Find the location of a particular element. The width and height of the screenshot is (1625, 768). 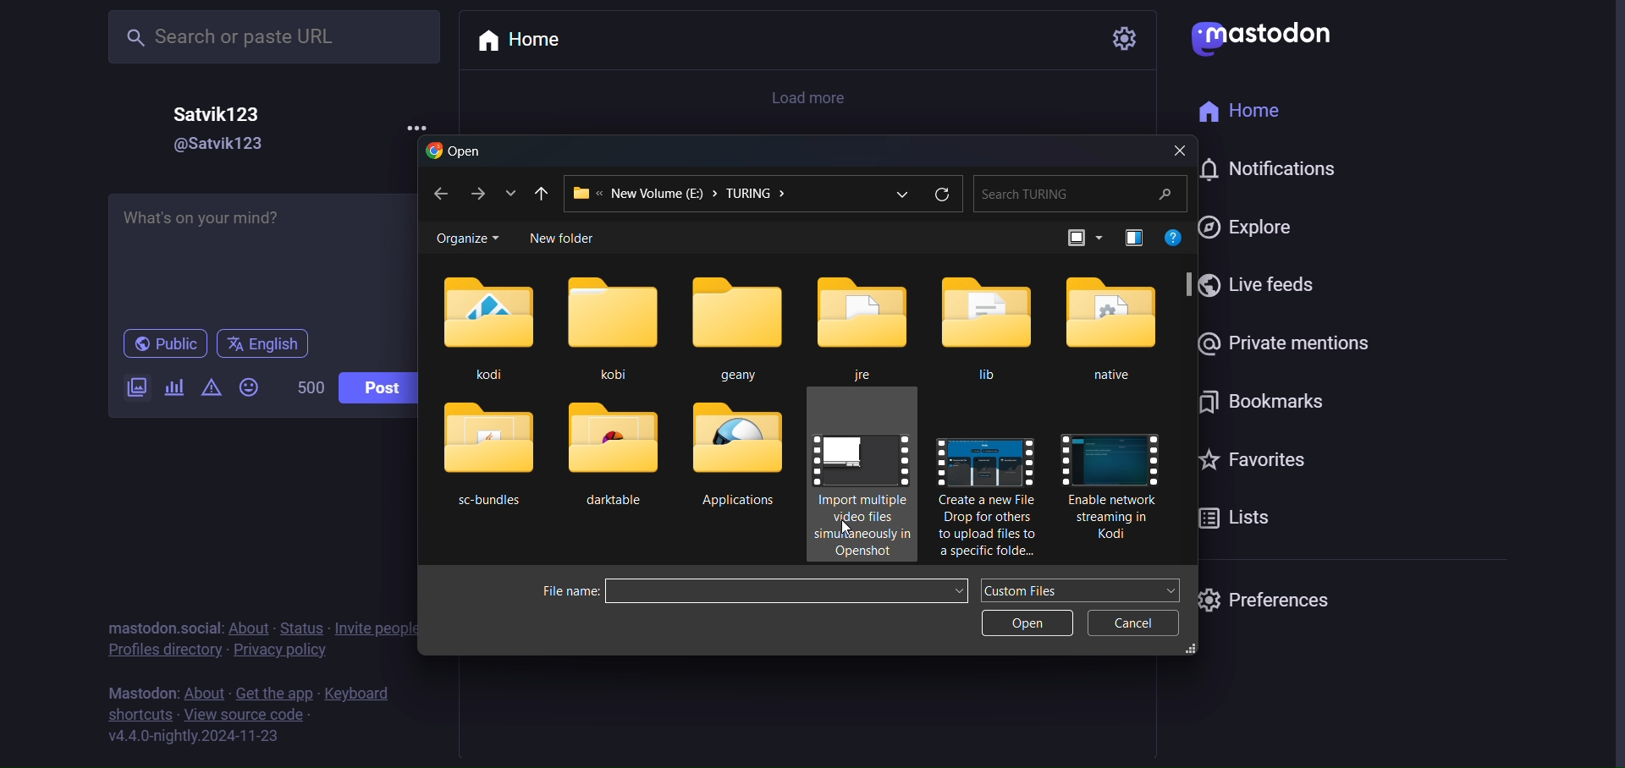

kodi is located at coordinates (486, 327).